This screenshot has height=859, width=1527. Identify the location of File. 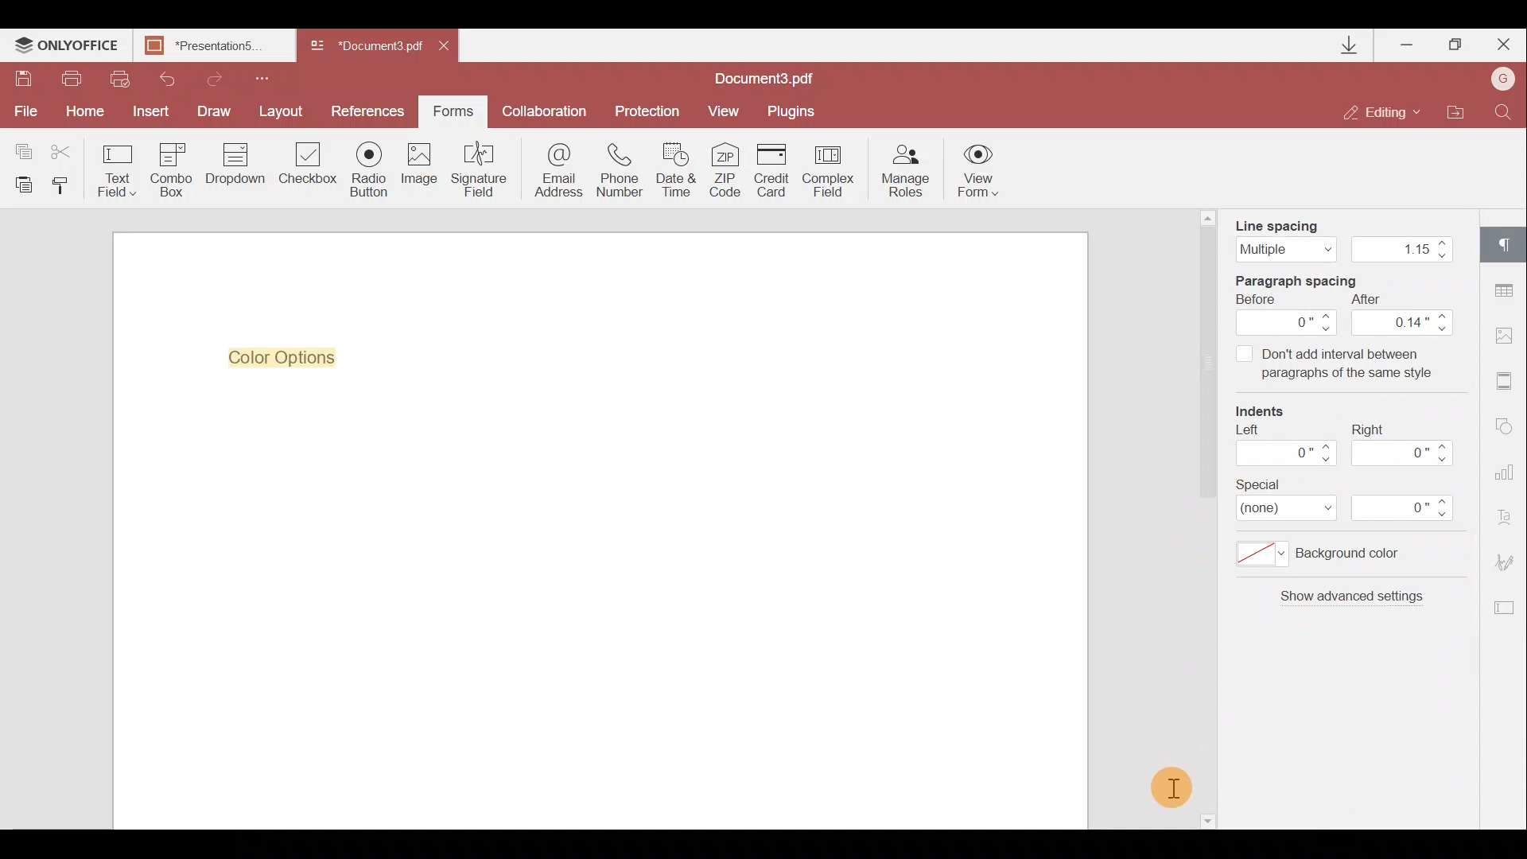
(27, 113).